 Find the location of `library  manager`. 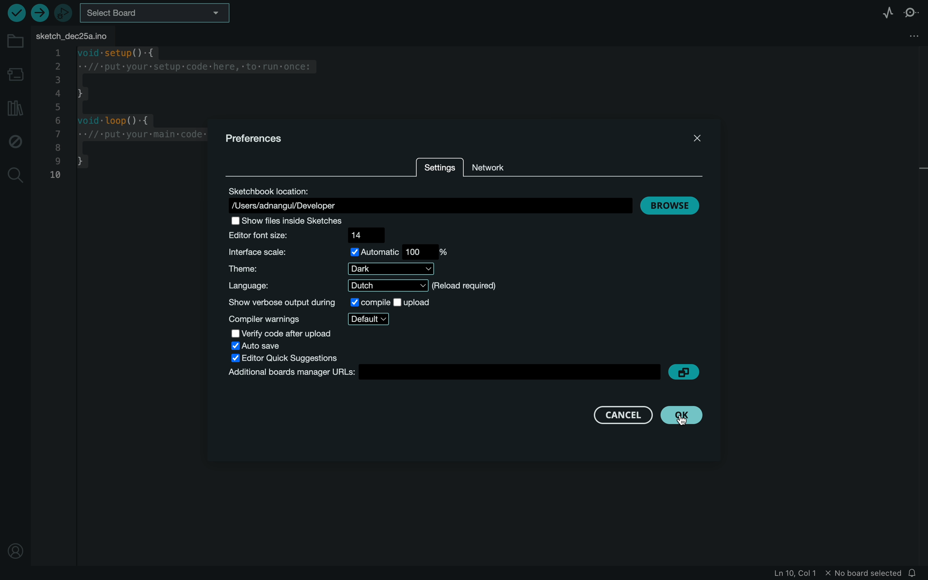

library  manager is located at coordinates (14, 107).